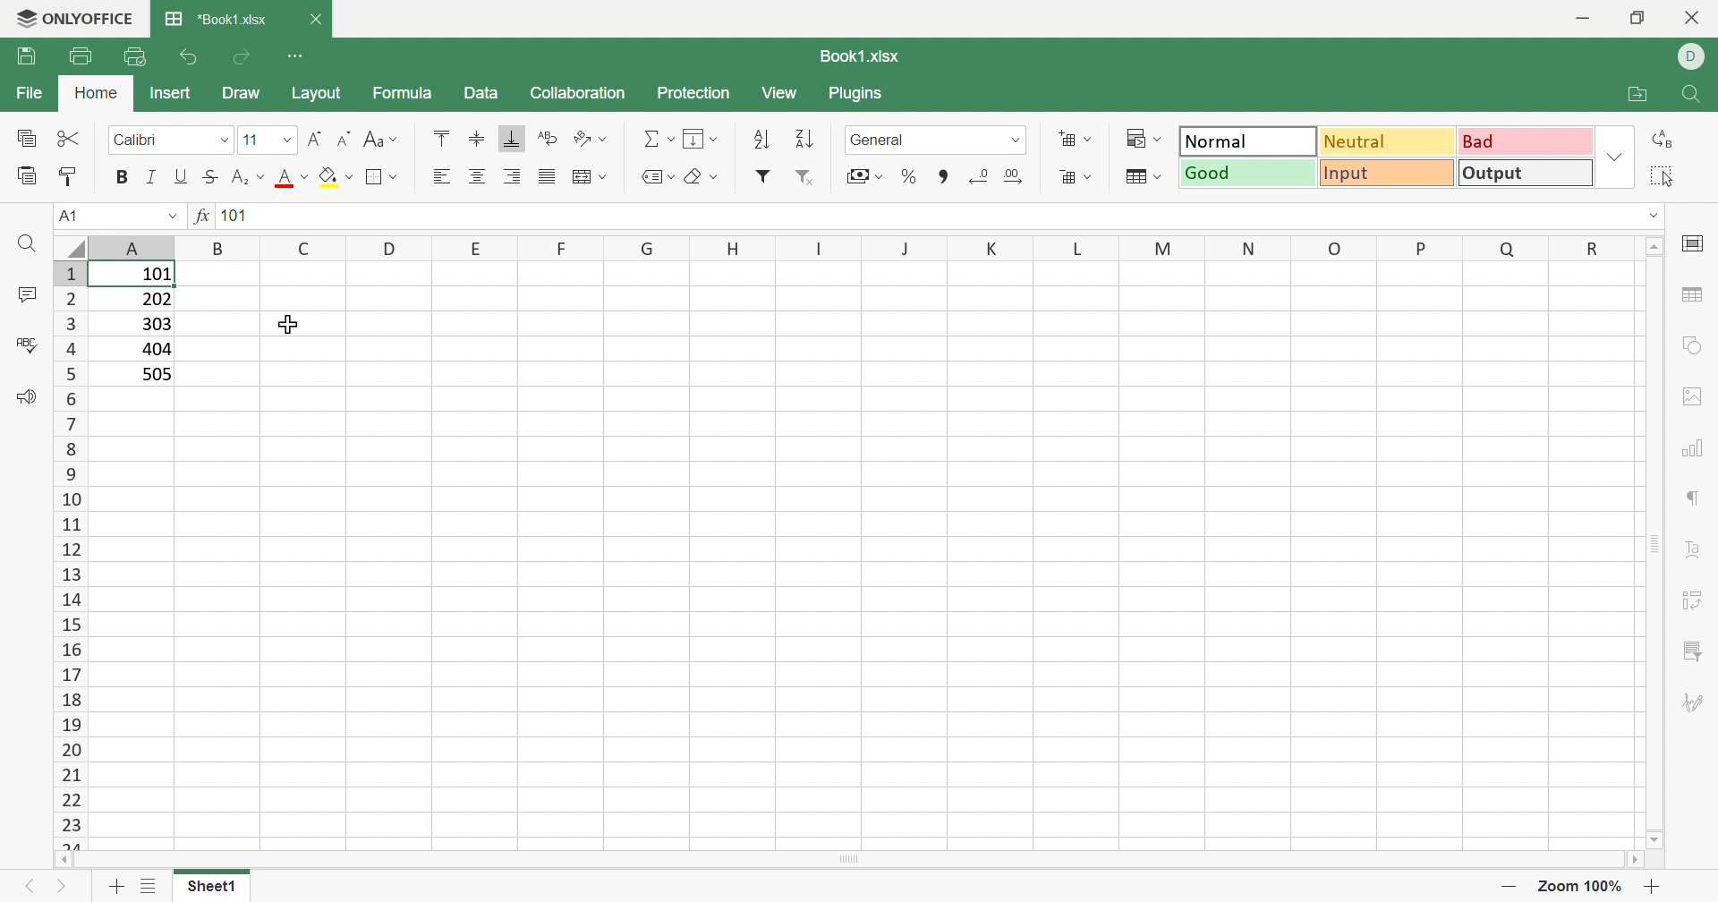 The image size is (1718, 902). I want to click on 11, so click(250, 140).